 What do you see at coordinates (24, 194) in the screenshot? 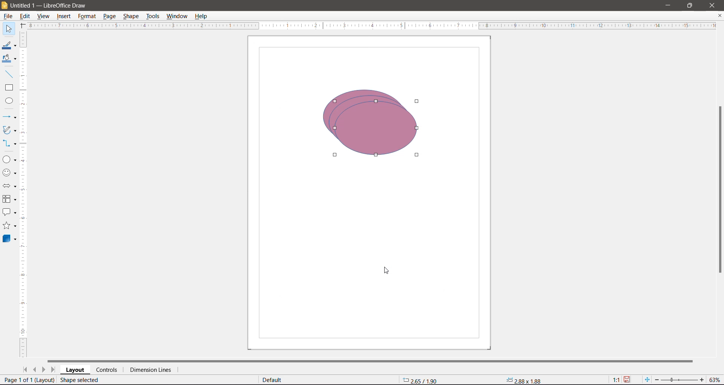
I see `Vertical Ruler` at bounding box center [24, 194].